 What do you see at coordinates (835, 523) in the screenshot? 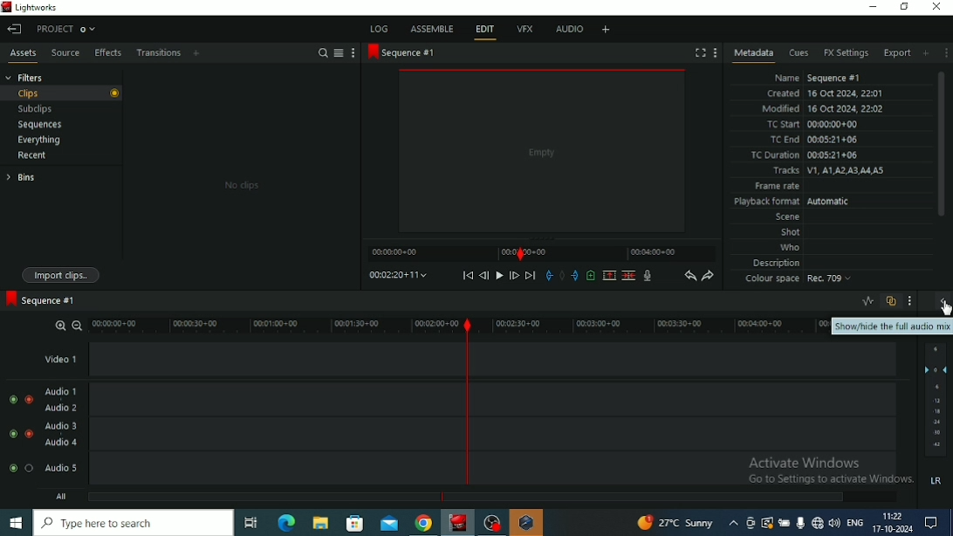
I see `Speakers` at bounding box center [835, 523].